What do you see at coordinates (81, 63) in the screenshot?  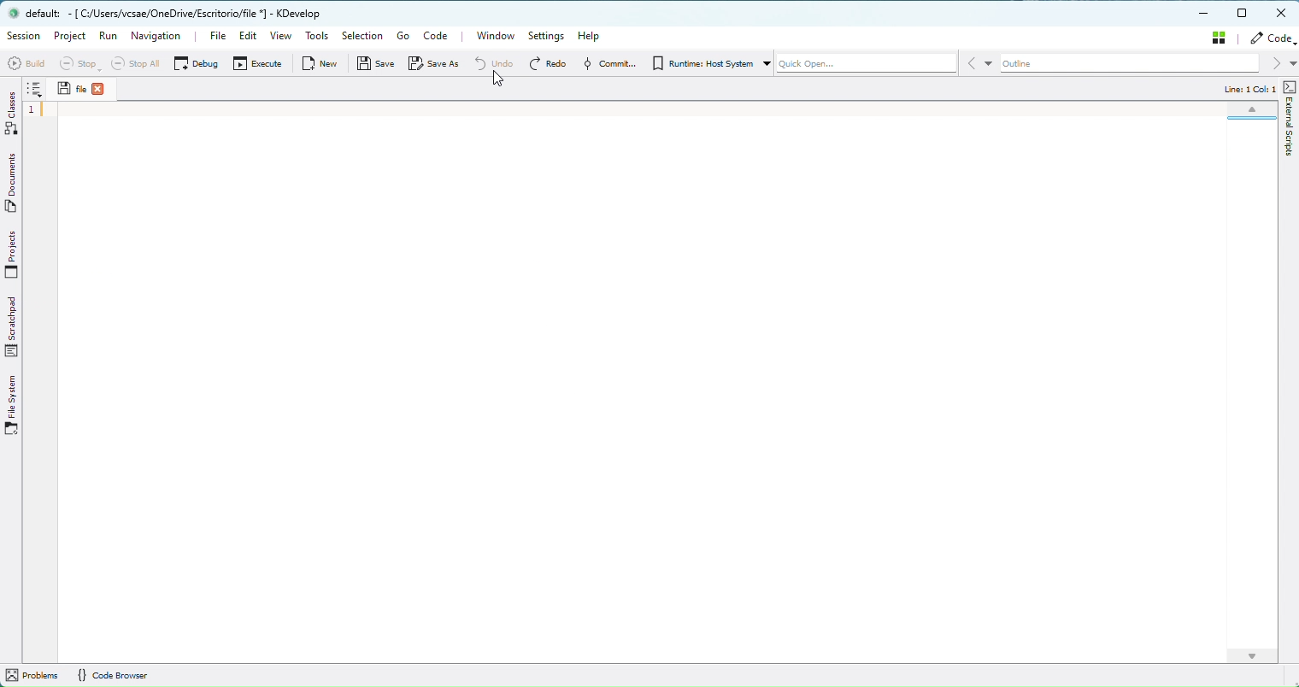 I see `Stop` at bounding box center [81, 63].